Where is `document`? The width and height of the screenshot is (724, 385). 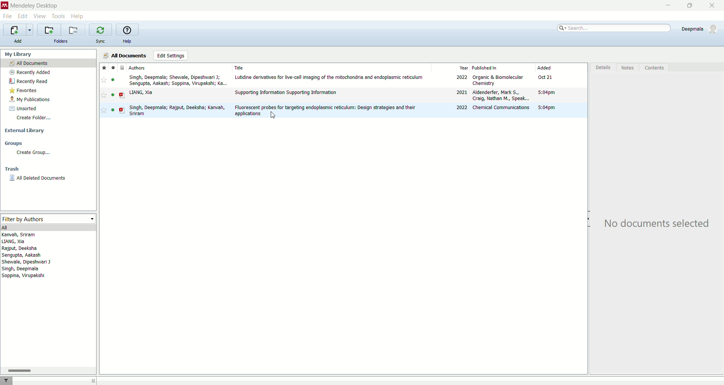 document is located at coordinates (123, 110).